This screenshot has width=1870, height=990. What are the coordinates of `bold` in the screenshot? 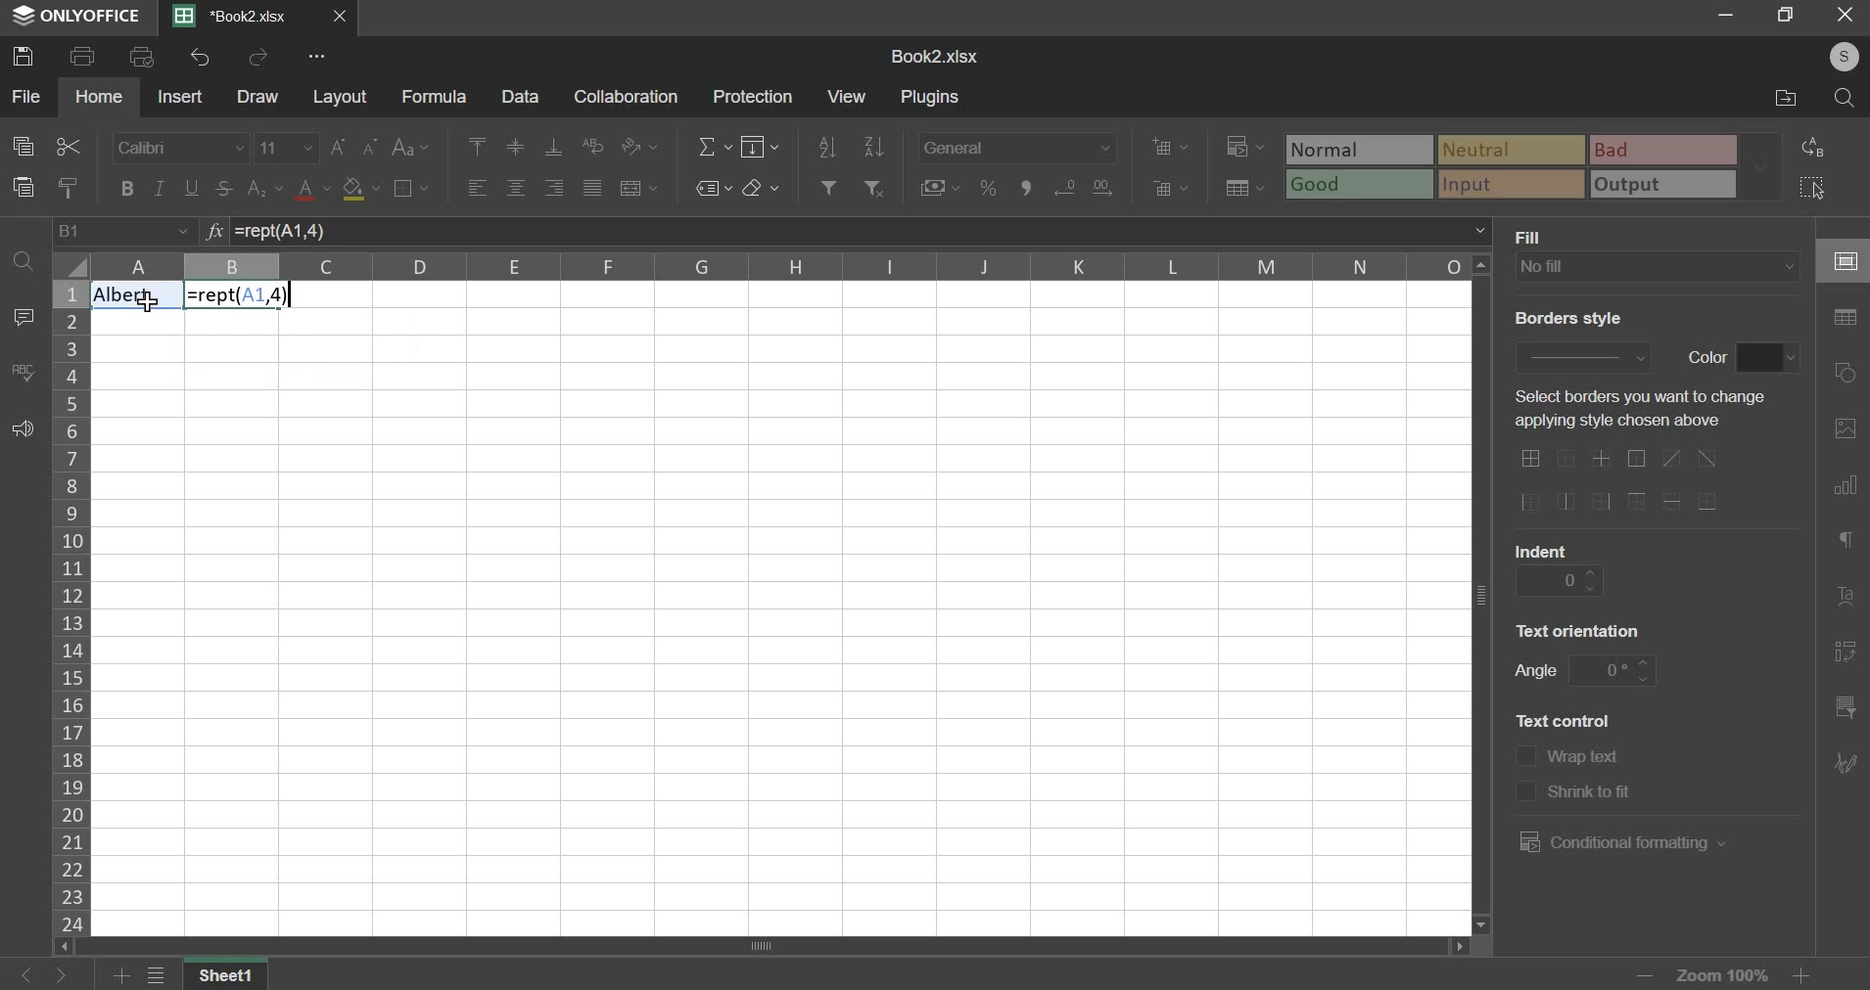 It's located at (126, 188).